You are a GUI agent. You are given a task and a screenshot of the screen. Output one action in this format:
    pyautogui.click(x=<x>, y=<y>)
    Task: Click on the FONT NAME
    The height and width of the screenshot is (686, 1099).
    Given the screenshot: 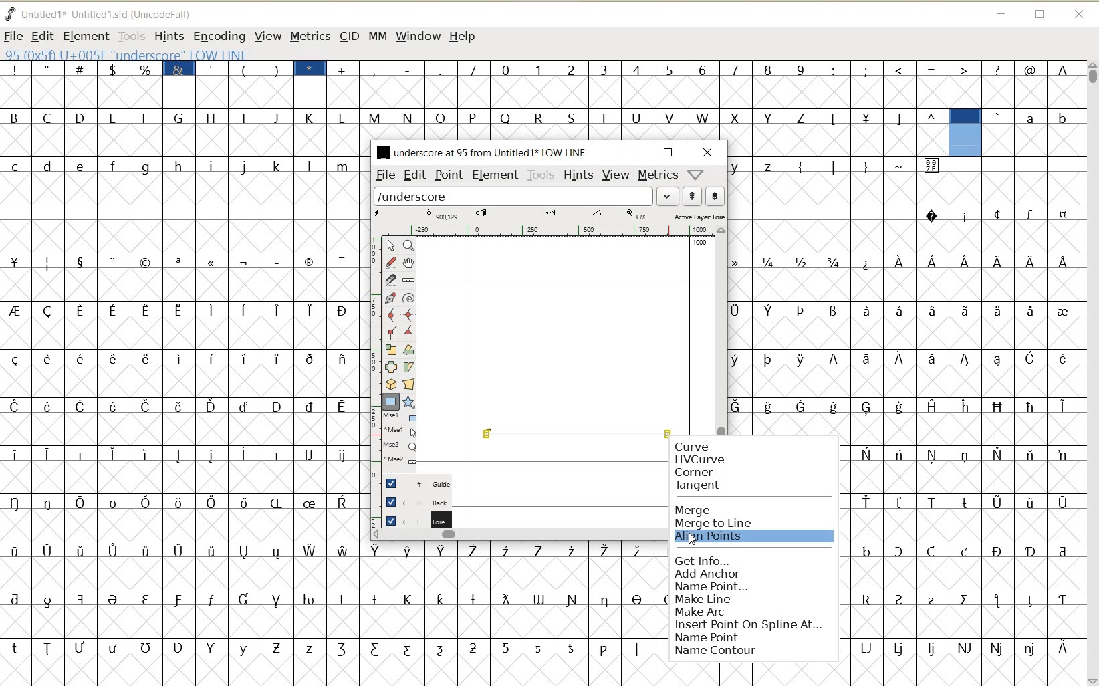 What is the action you would take?
    pyautogui.click(x=109, y=14)
    